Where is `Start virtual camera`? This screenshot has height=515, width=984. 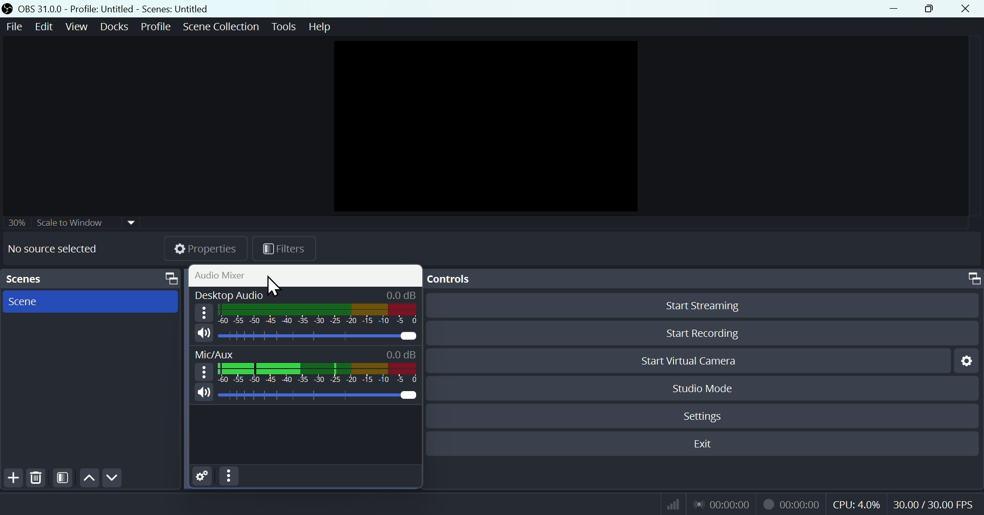
Start virtual camera is located at coordinates (700, 361).